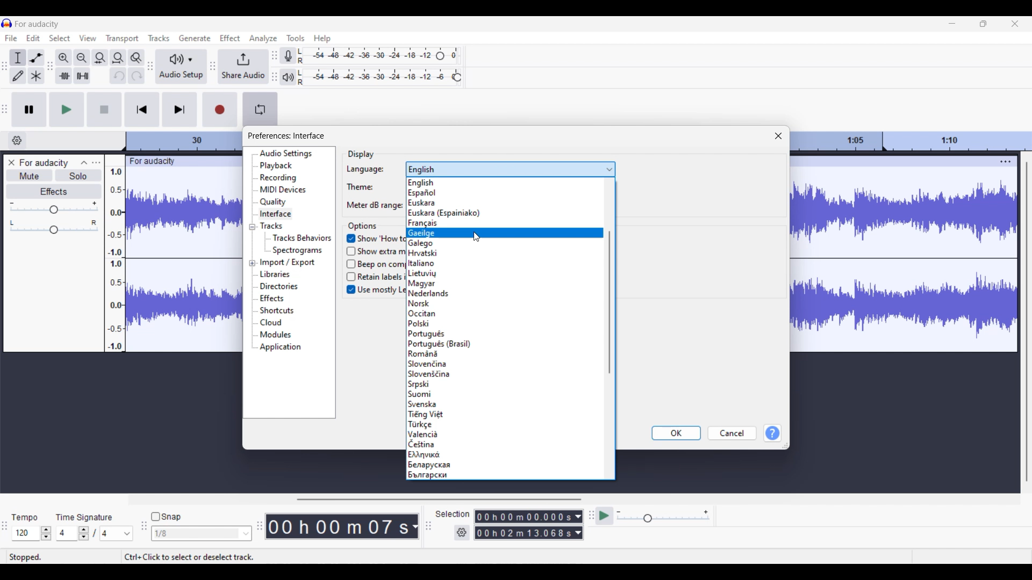  I want to click on Language:, so click(361, 170).